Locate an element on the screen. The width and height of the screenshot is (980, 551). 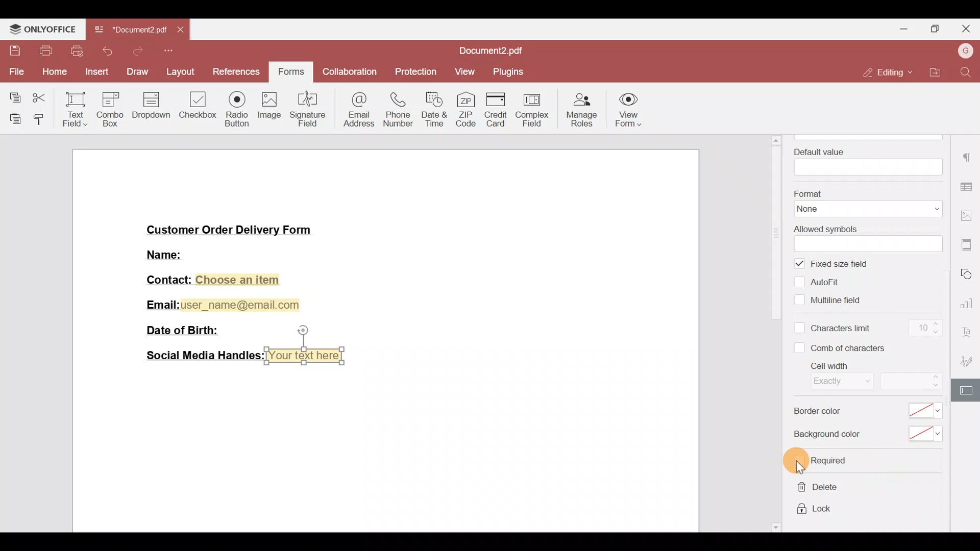
Required is located at coordinates (823, 461).